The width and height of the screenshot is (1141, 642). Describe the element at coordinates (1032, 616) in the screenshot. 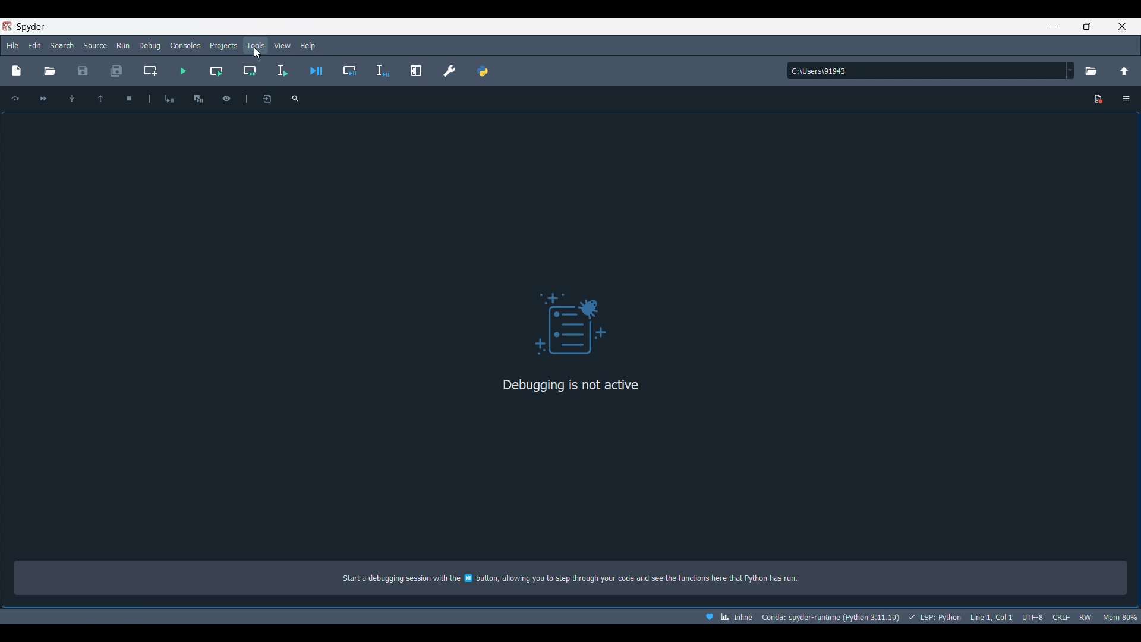

I see `UTF-8` at that location.